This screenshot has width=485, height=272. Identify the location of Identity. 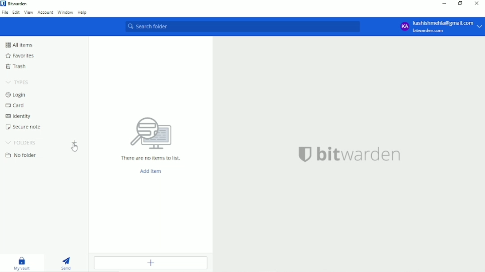
(20, 117).